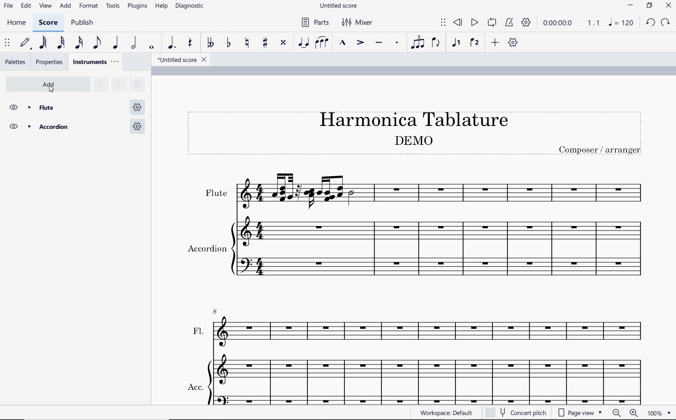 The height and width of the screenshot is (420, 676). What do you see at coordinates (515, 413) in the screenshot?
I see `concert pitch` at bounding box center [515, 413].